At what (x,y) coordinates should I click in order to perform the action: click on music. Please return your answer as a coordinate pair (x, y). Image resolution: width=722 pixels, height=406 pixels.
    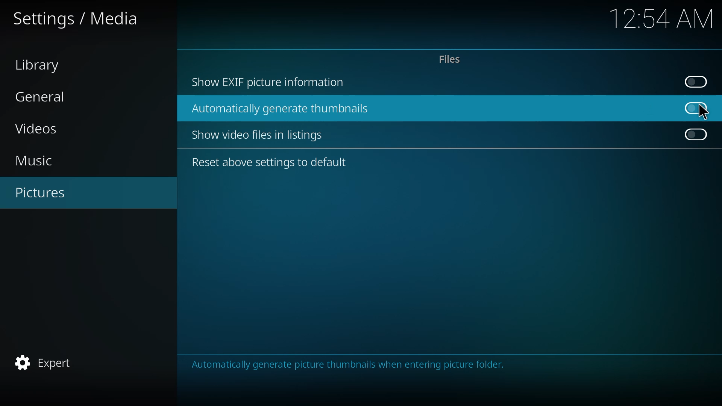
    Looking at the image, I should click on (41, 160).